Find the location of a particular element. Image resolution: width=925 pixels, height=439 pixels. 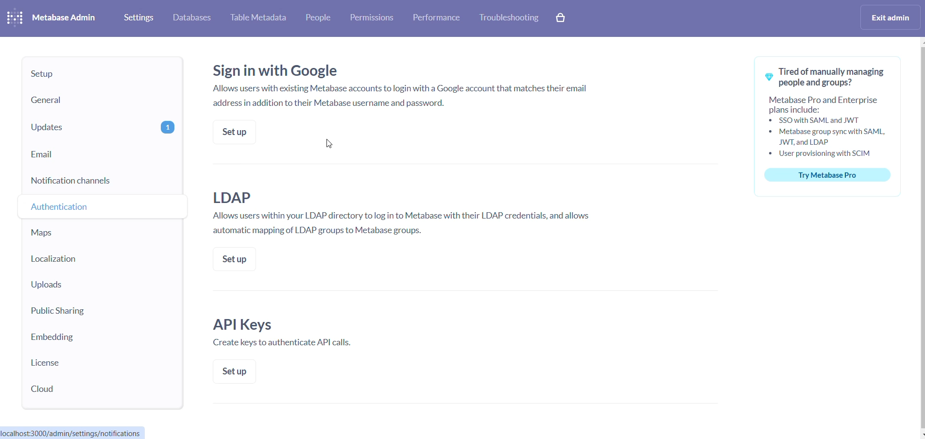

cursor is located at coordinates (333, 144).